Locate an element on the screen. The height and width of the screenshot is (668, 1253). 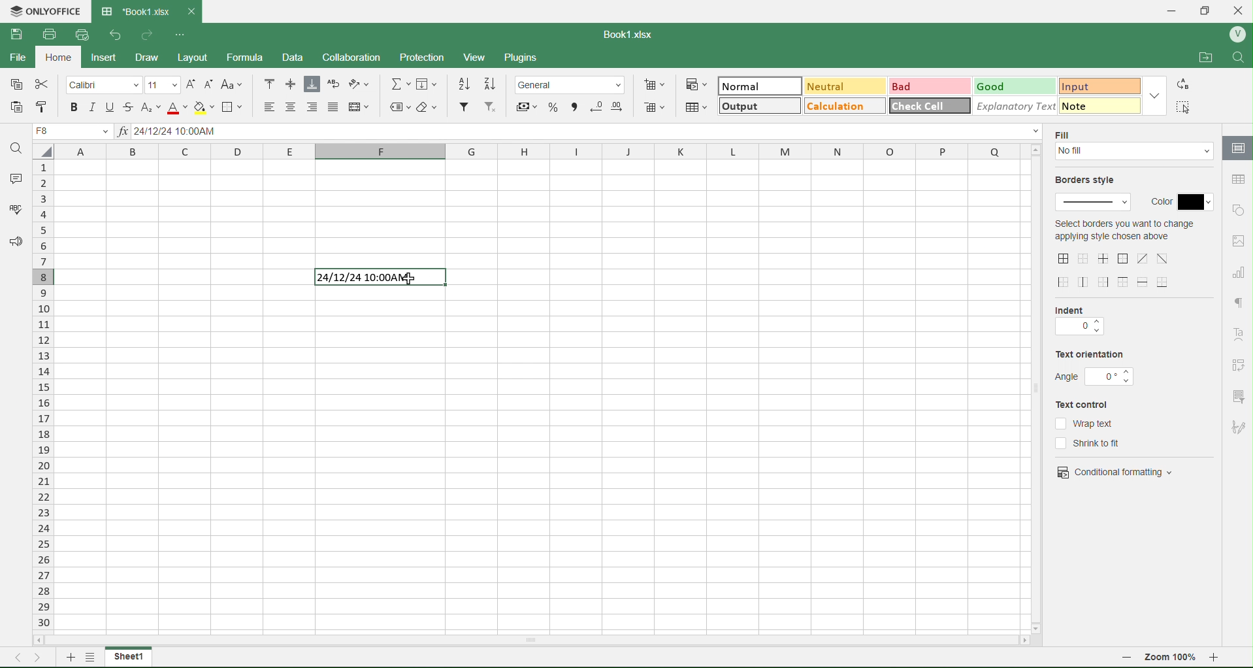
fill is located at coordinates (1067, 134).